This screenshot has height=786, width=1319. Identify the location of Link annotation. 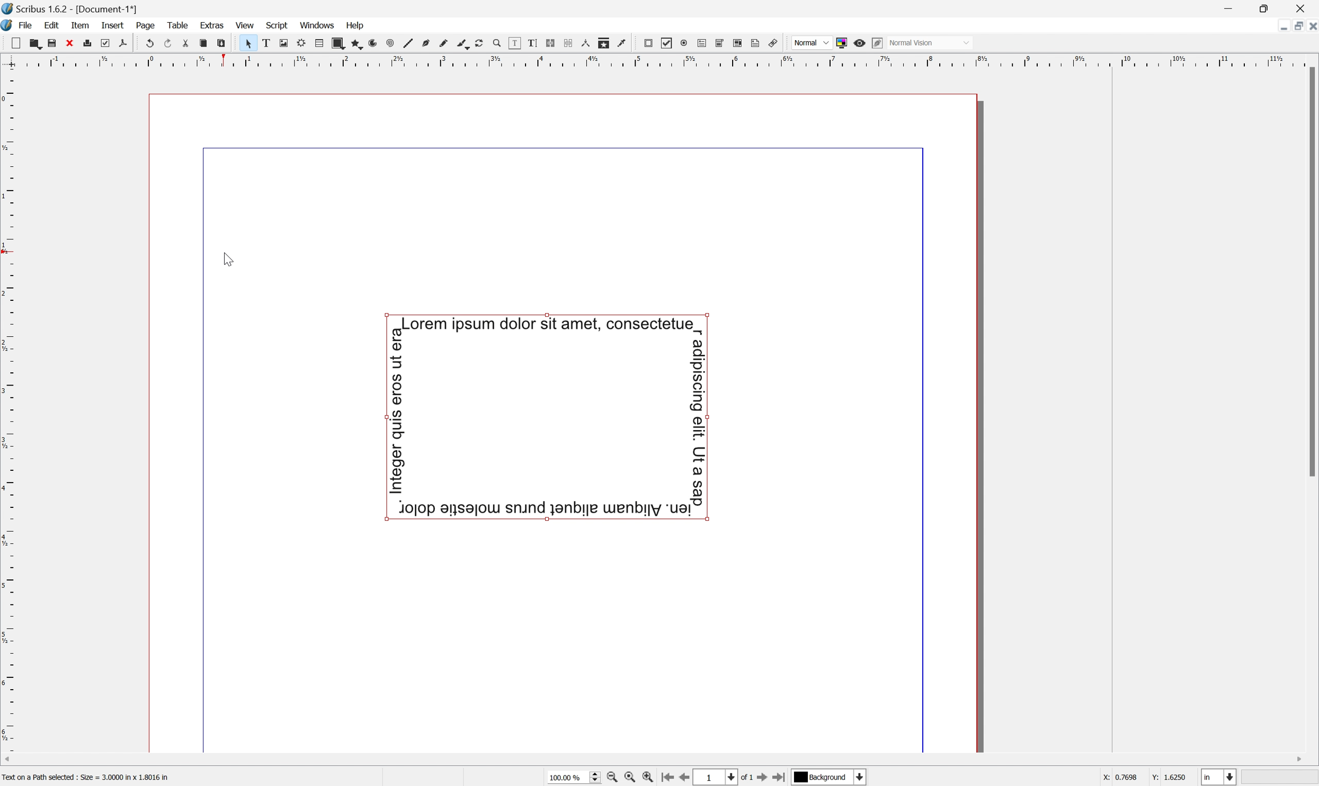
(776, 44).